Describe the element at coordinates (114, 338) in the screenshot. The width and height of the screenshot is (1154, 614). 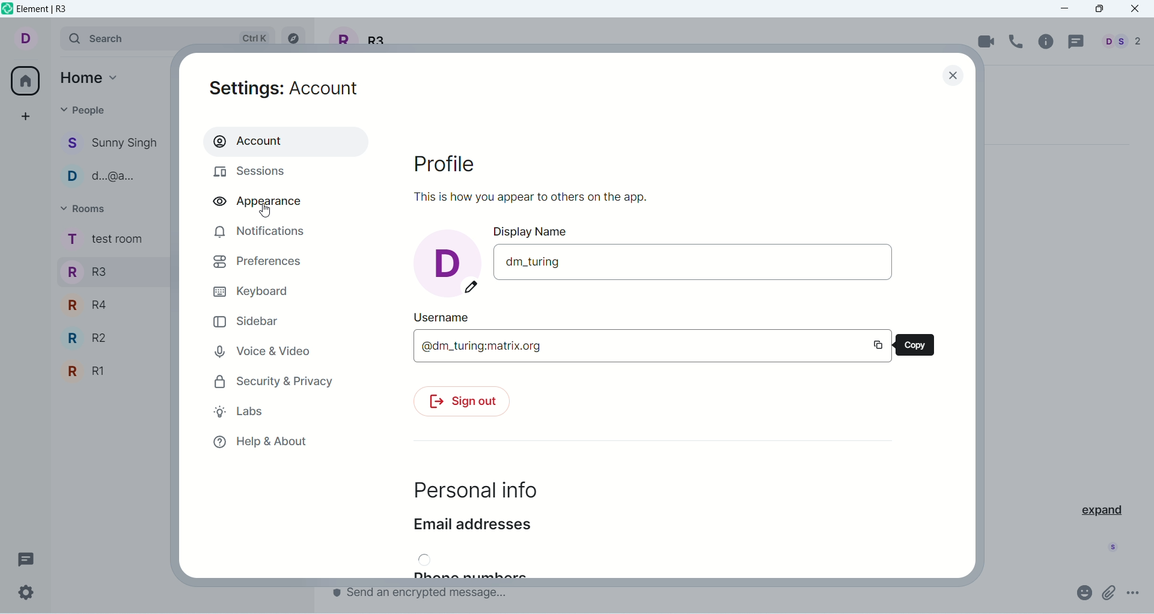
I see `R2` at that location.